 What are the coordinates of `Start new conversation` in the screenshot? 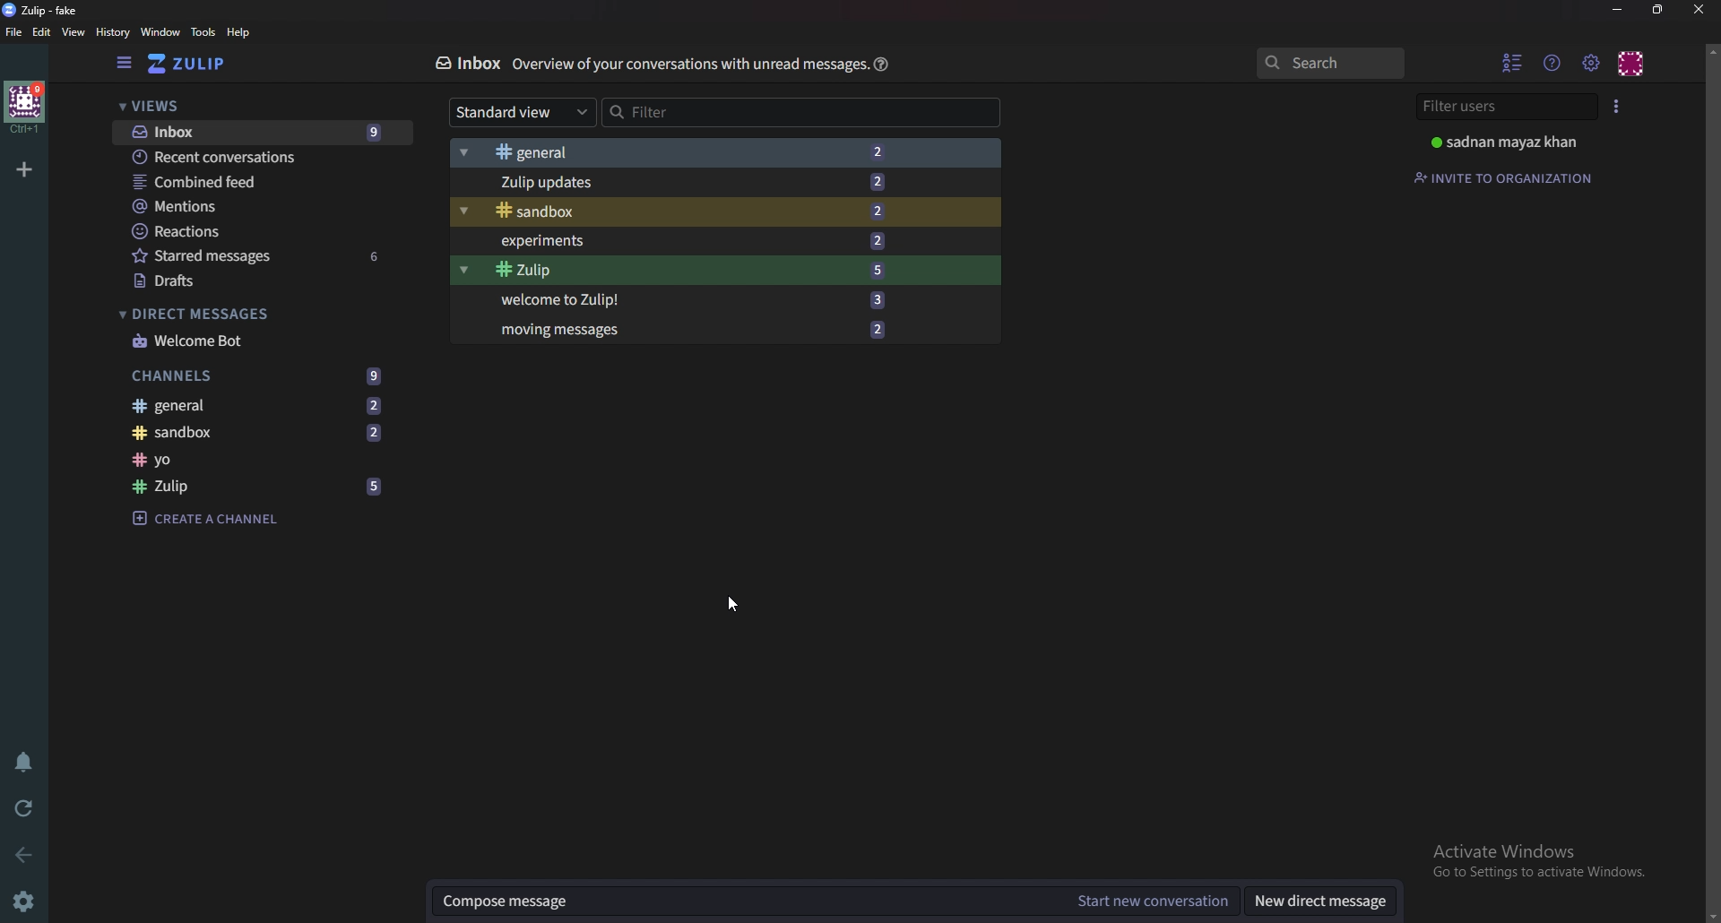 It's located at (1149, 901).